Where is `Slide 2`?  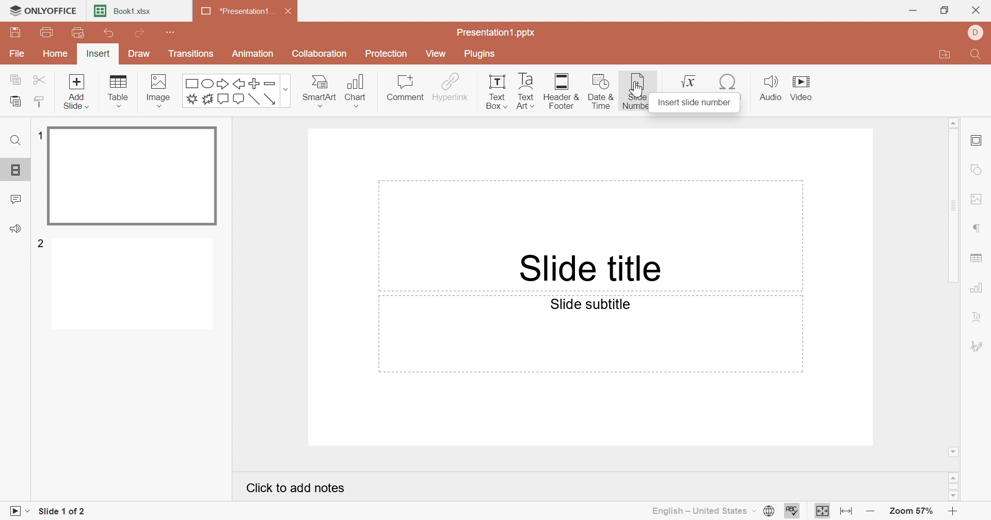 Slide 2 is located at coordinates (135, 286).